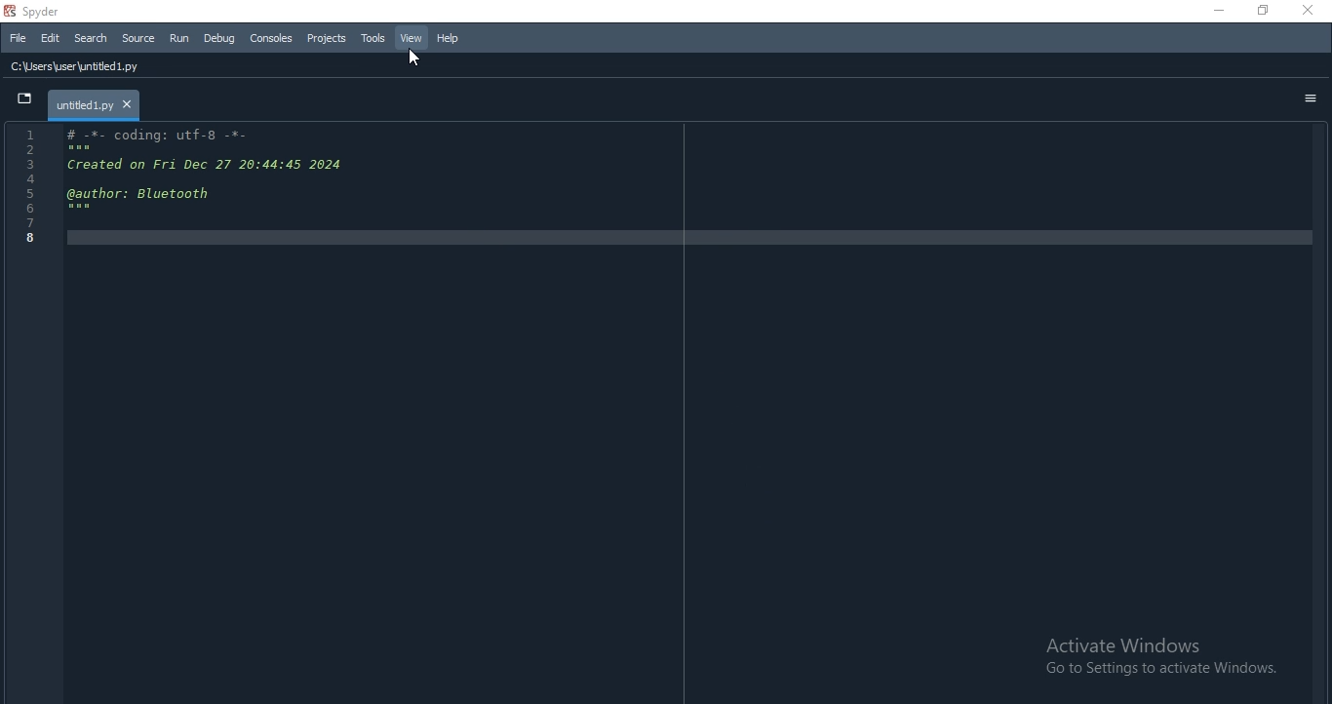  What do you see at coordinates (270, 36) in the screenshot?
I see `Consoles` at bounding box center [270, 36].